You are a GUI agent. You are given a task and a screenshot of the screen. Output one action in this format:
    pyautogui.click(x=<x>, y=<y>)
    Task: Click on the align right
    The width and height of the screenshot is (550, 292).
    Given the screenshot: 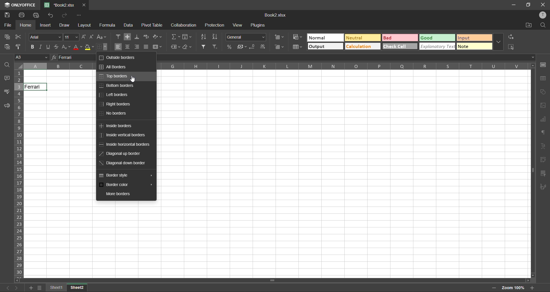 What is the action you would take?
    pyautogui.click(x=137, y=47)
    